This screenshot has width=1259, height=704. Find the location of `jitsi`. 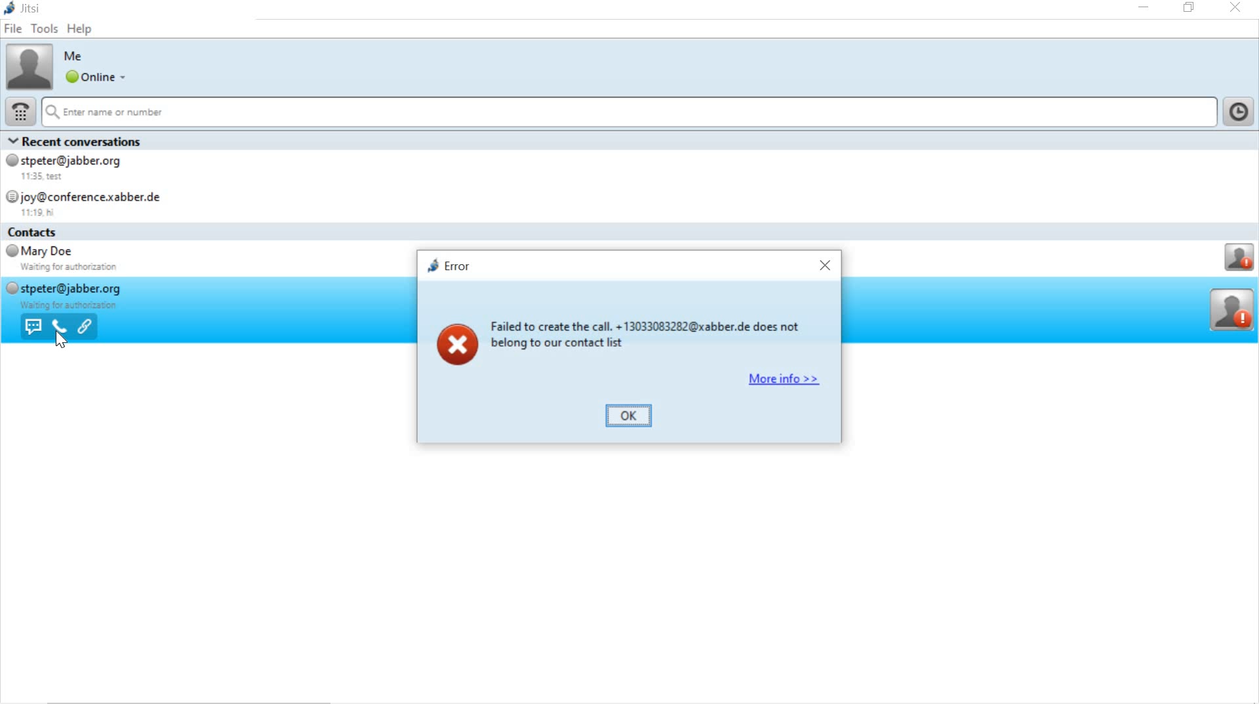

jitsi is located at coordinates (26, 10).